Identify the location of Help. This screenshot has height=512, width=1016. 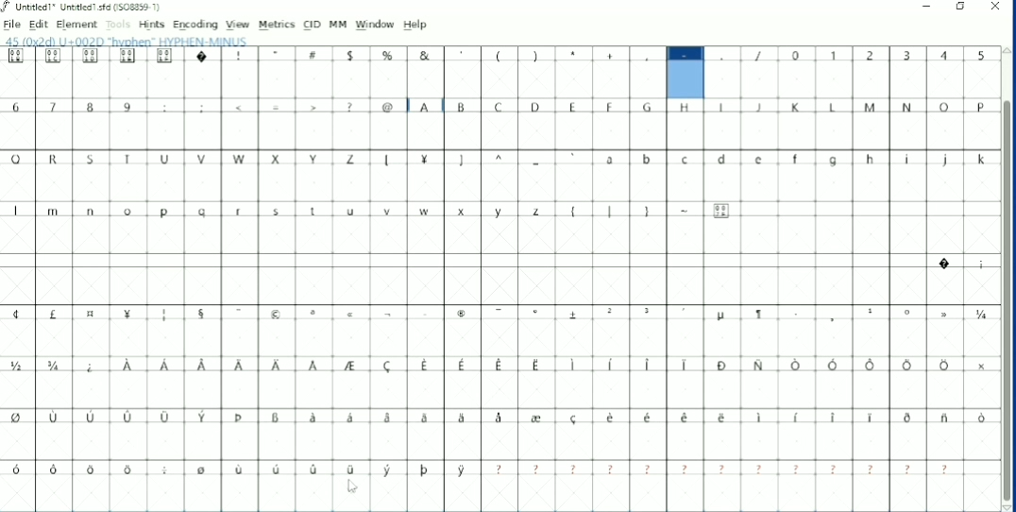
(416, 25).